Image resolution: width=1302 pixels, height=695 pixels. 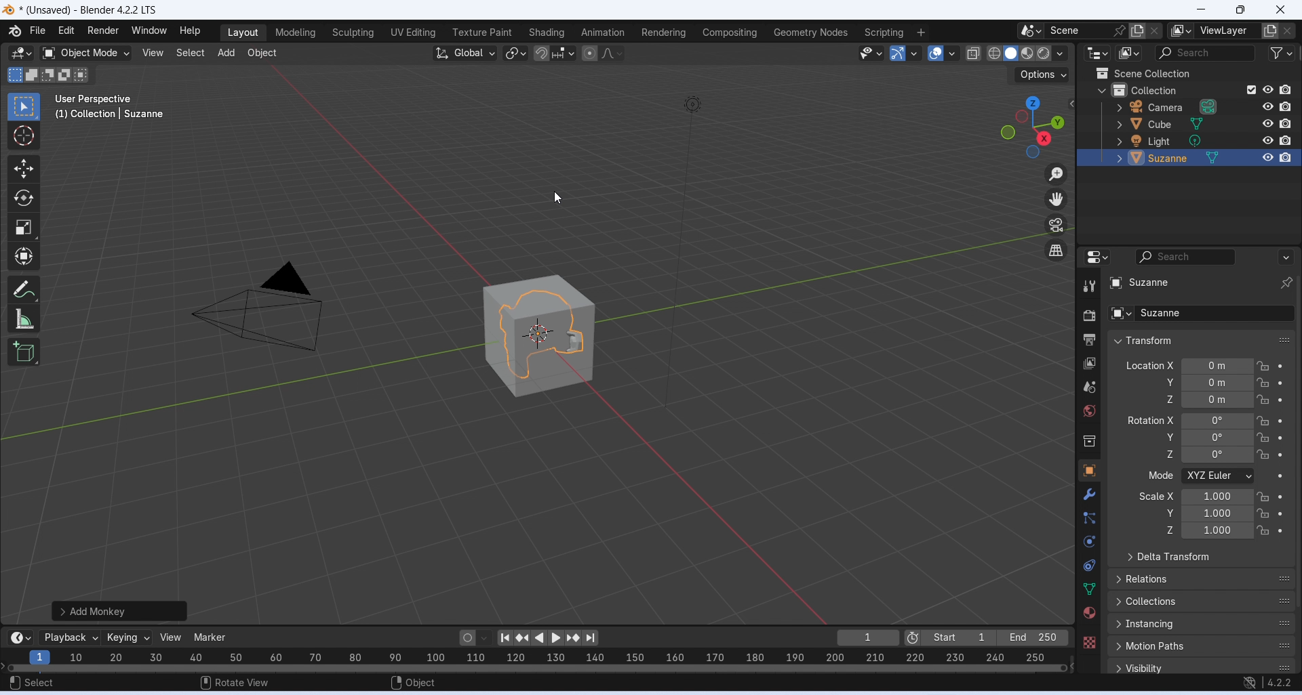 What do you see at coordinates (236, 681) in the screenshot?
I see `use mouse scroll to "rotate view"` at bounding box center [236, 681].